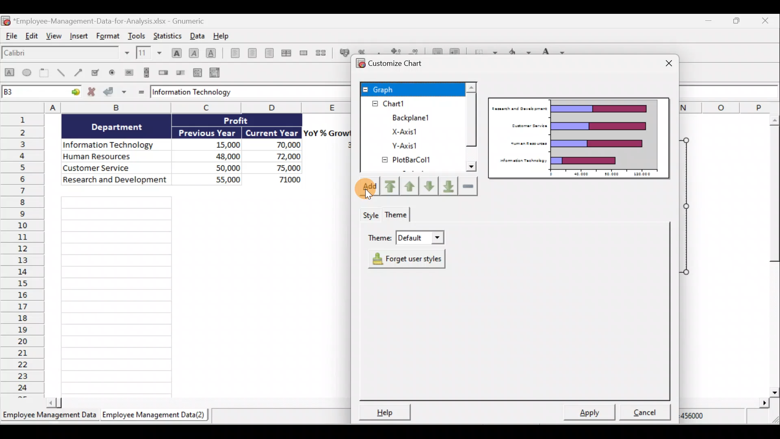 The width and height of the screenshot is (780, 439). I want to click on 71000, so click(287, 179).